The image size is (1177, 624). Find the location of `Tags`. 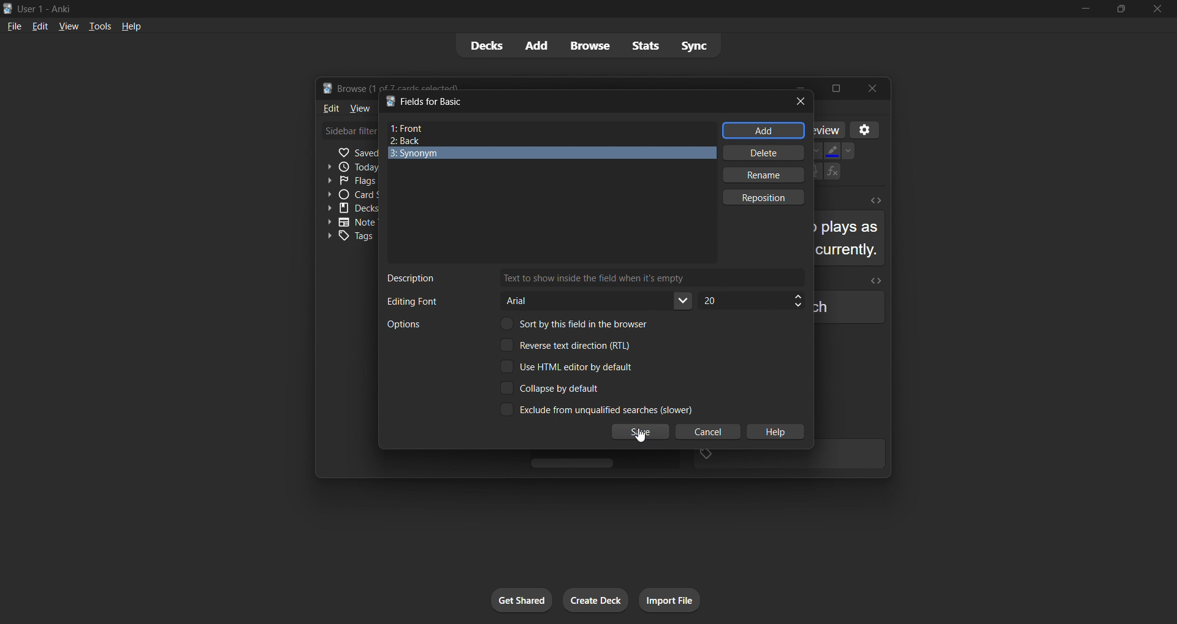

Tags is located at coordinates (349, 237).